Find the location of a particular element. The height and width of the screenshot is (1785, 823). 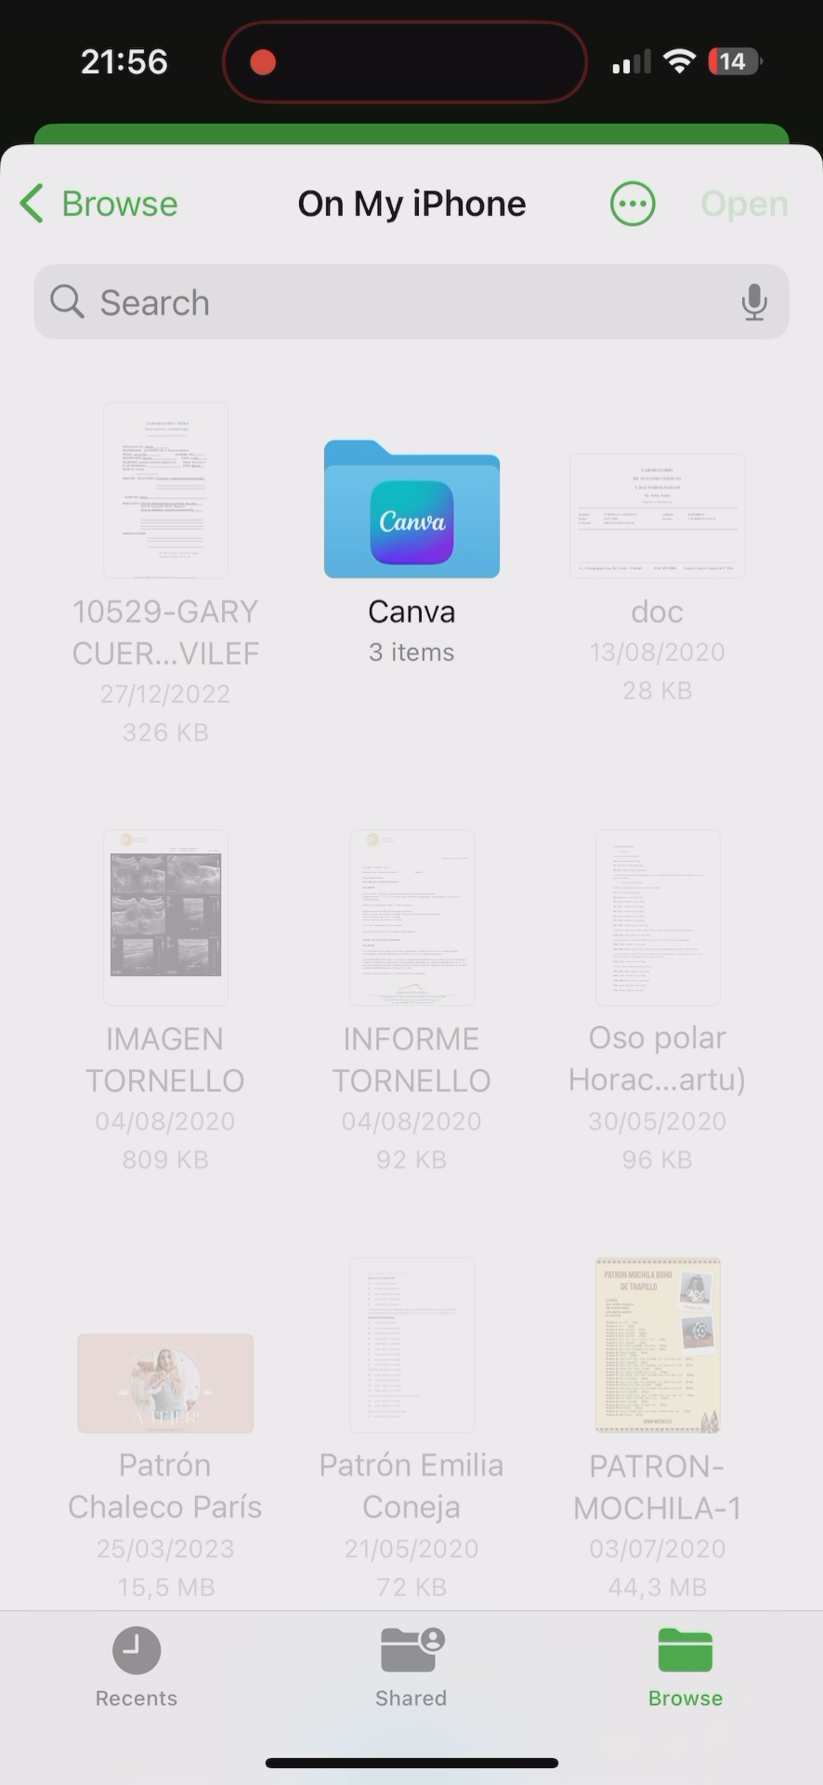

signal is located at coordinates (629, 62).